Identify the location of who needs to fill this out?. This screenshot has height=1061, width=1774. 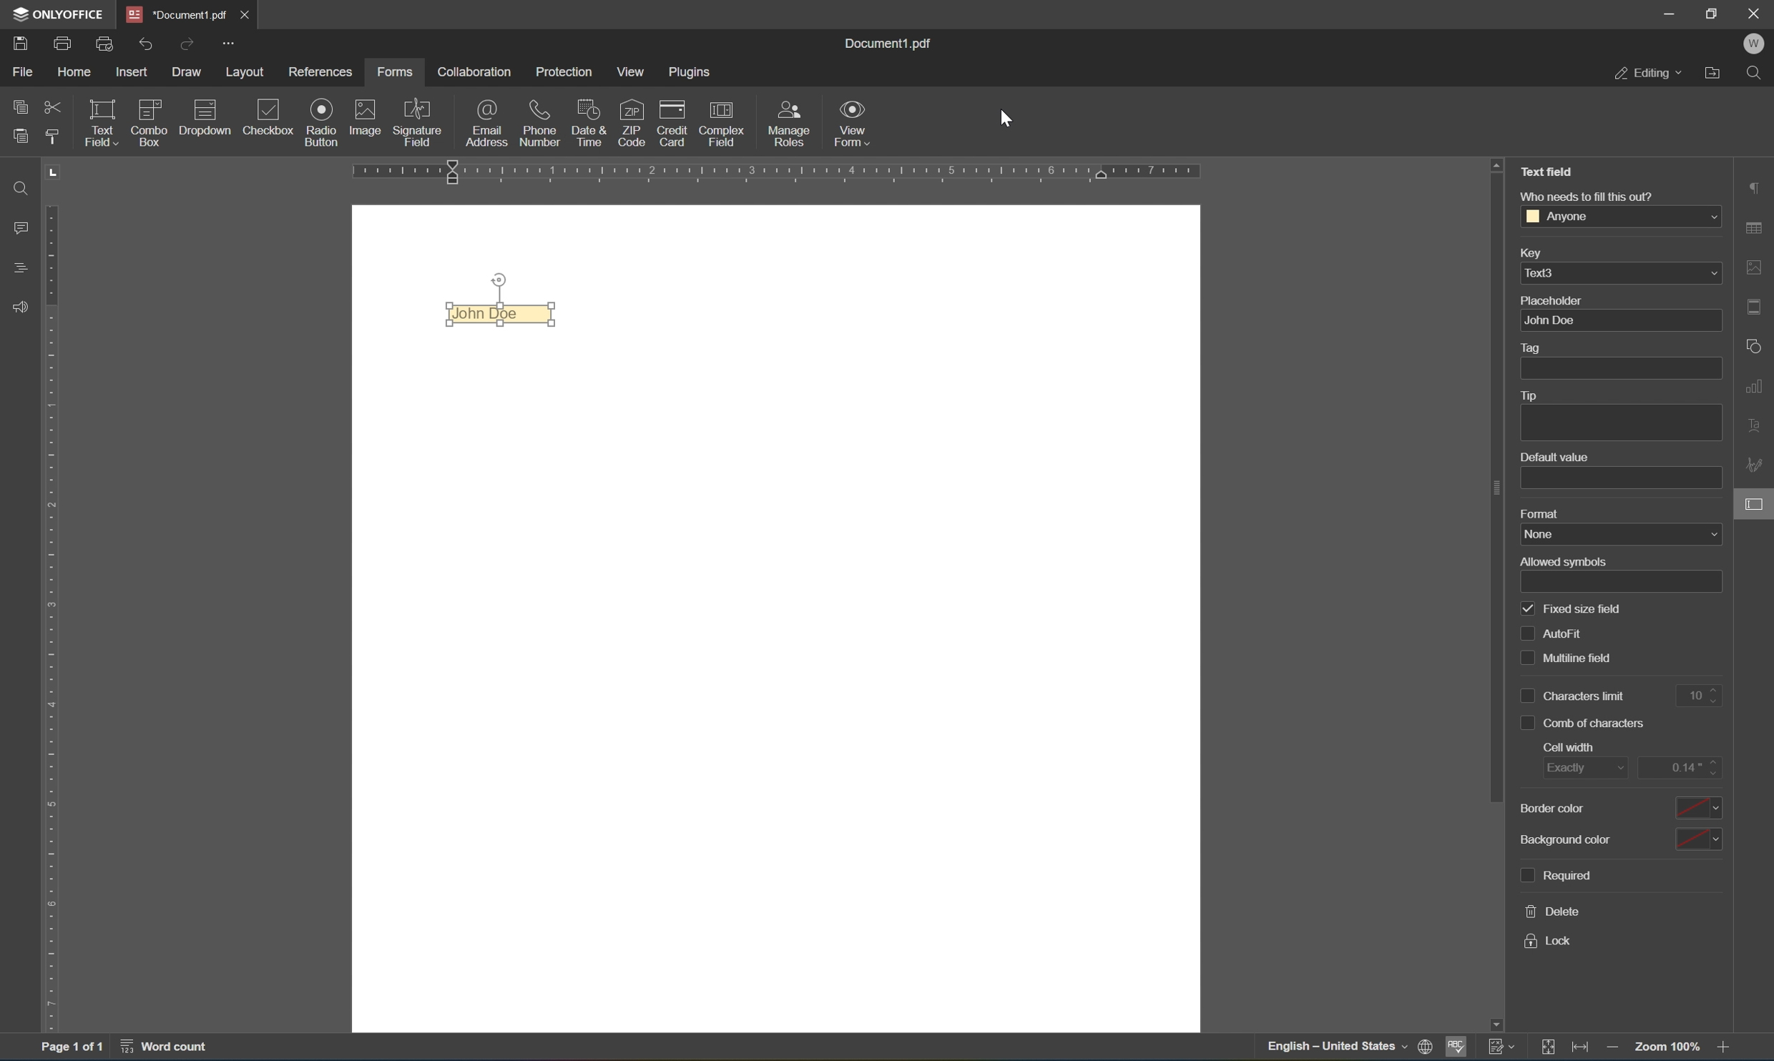
(1596, 194).